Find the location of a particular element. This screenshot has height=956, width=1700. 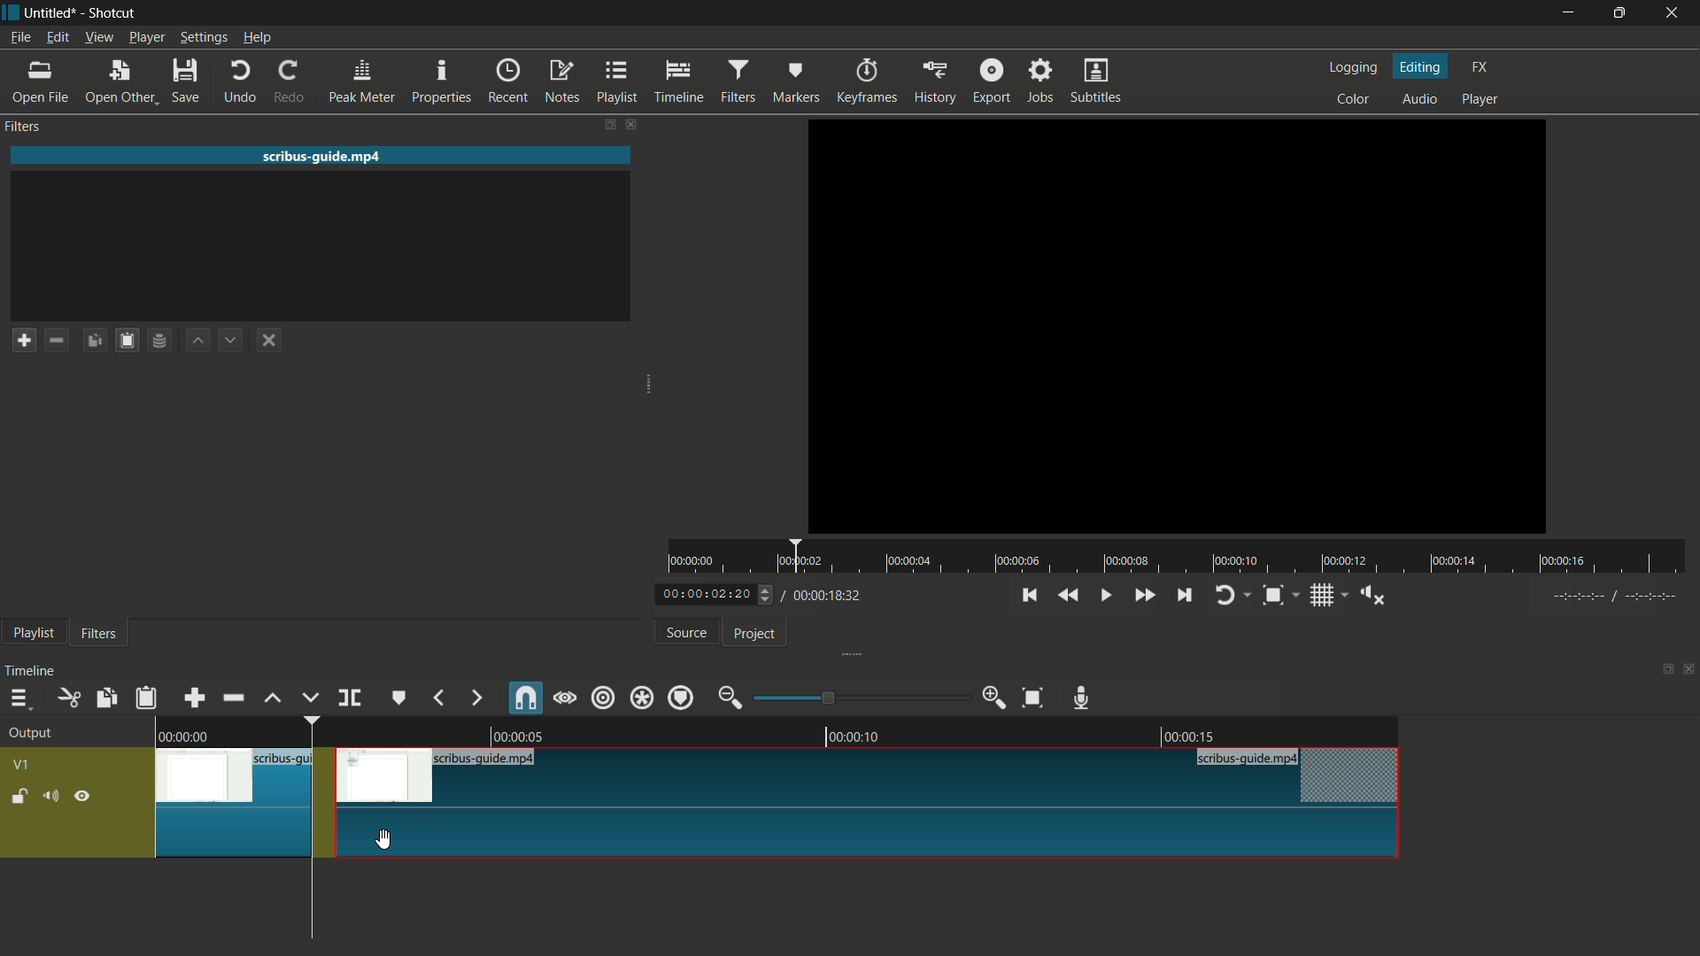

toggle grid is located at coordinates (1324, 596).